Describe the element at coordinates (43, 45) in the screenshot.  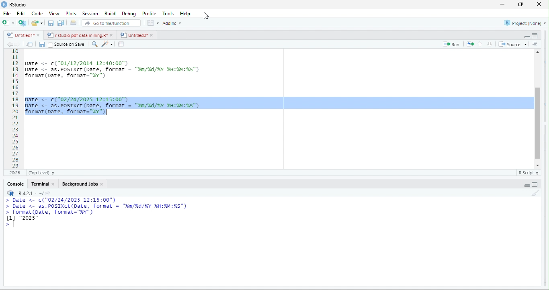
I see `save current document` at that location.